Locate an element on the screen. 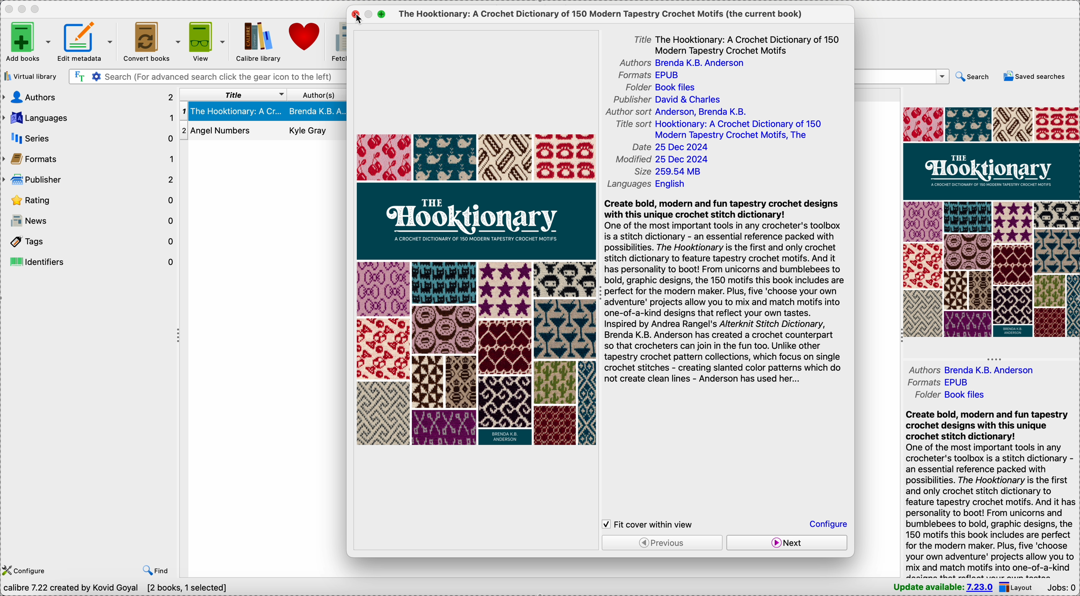 The height and width of the screenshot is (596, 1080). identifiers is located at coordinates (91, 260).